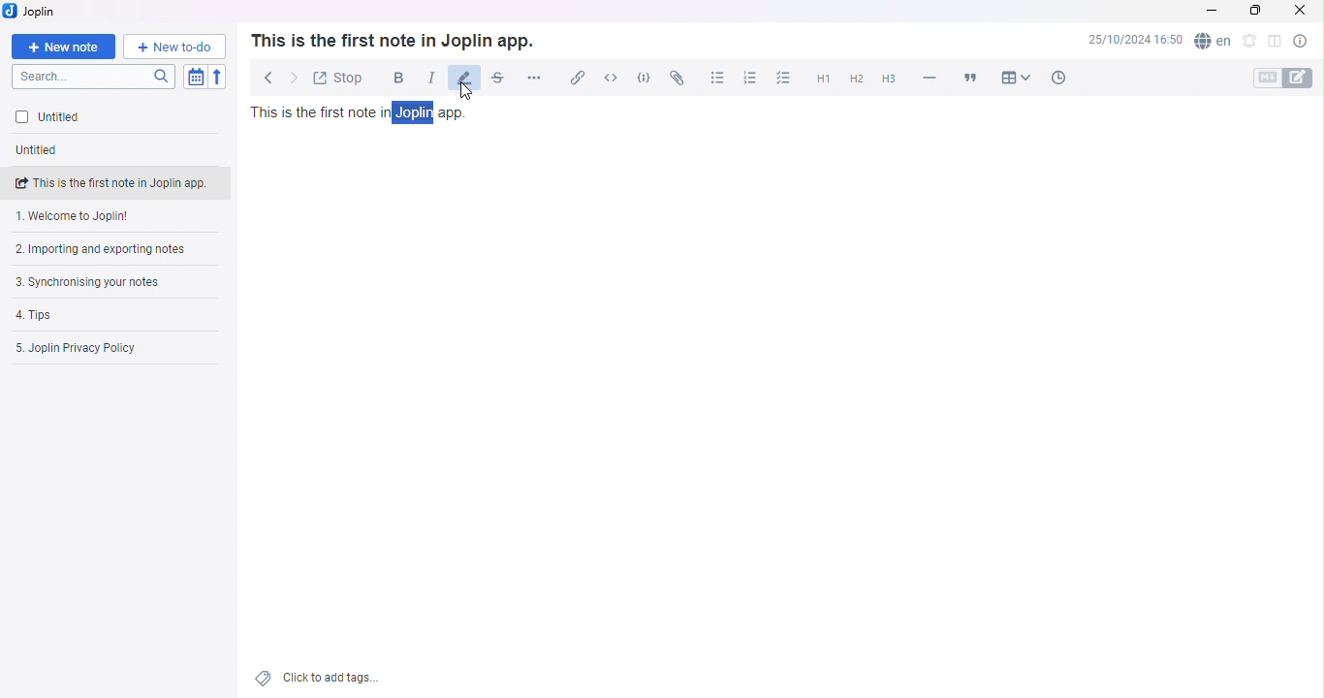 The image size is (1324, 698). What do you see at coordinates (747, 78) in the screenshot?
I see `Numbered list` at bounding box center [747, 78].